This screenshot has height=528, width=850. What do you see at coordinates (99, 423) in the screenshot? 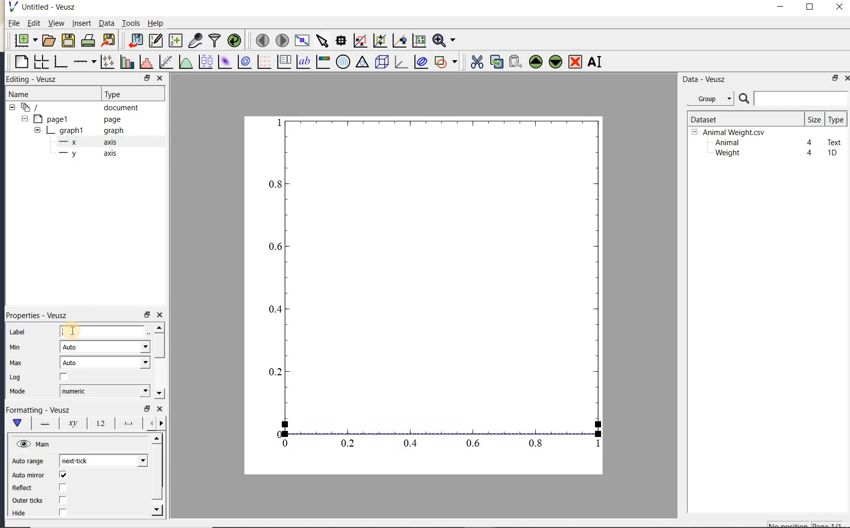
I see `tick labels` at bounding box center [99, 423].